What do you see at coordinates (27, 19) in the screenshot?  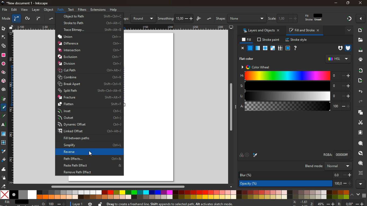 I see `worm` at bounding box center [27, 19].